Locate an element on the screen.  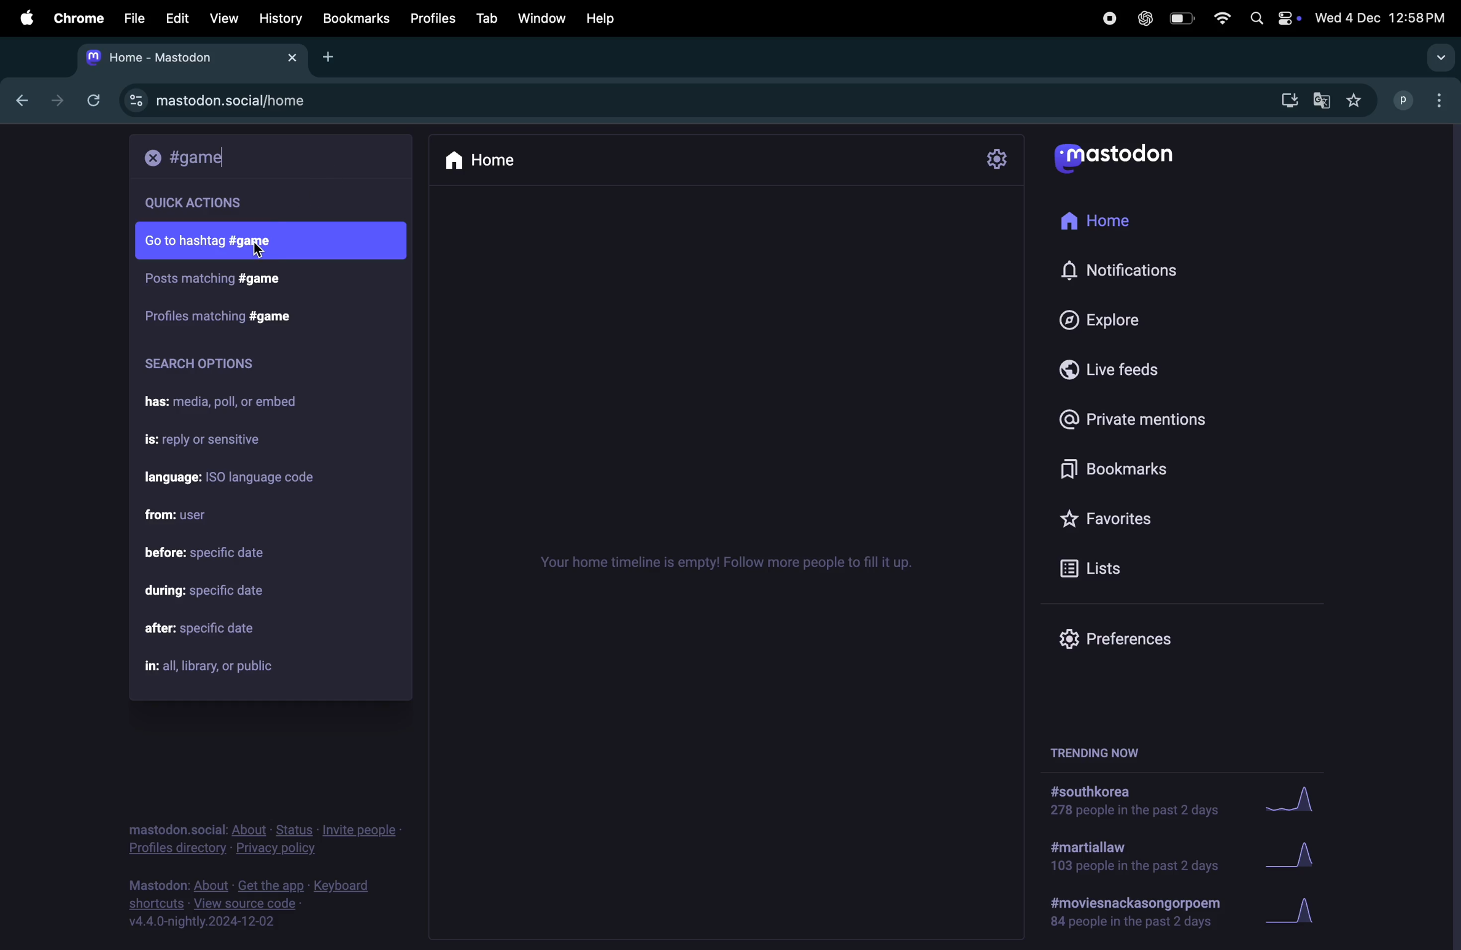
view source code is located at coordinates (256, 904).